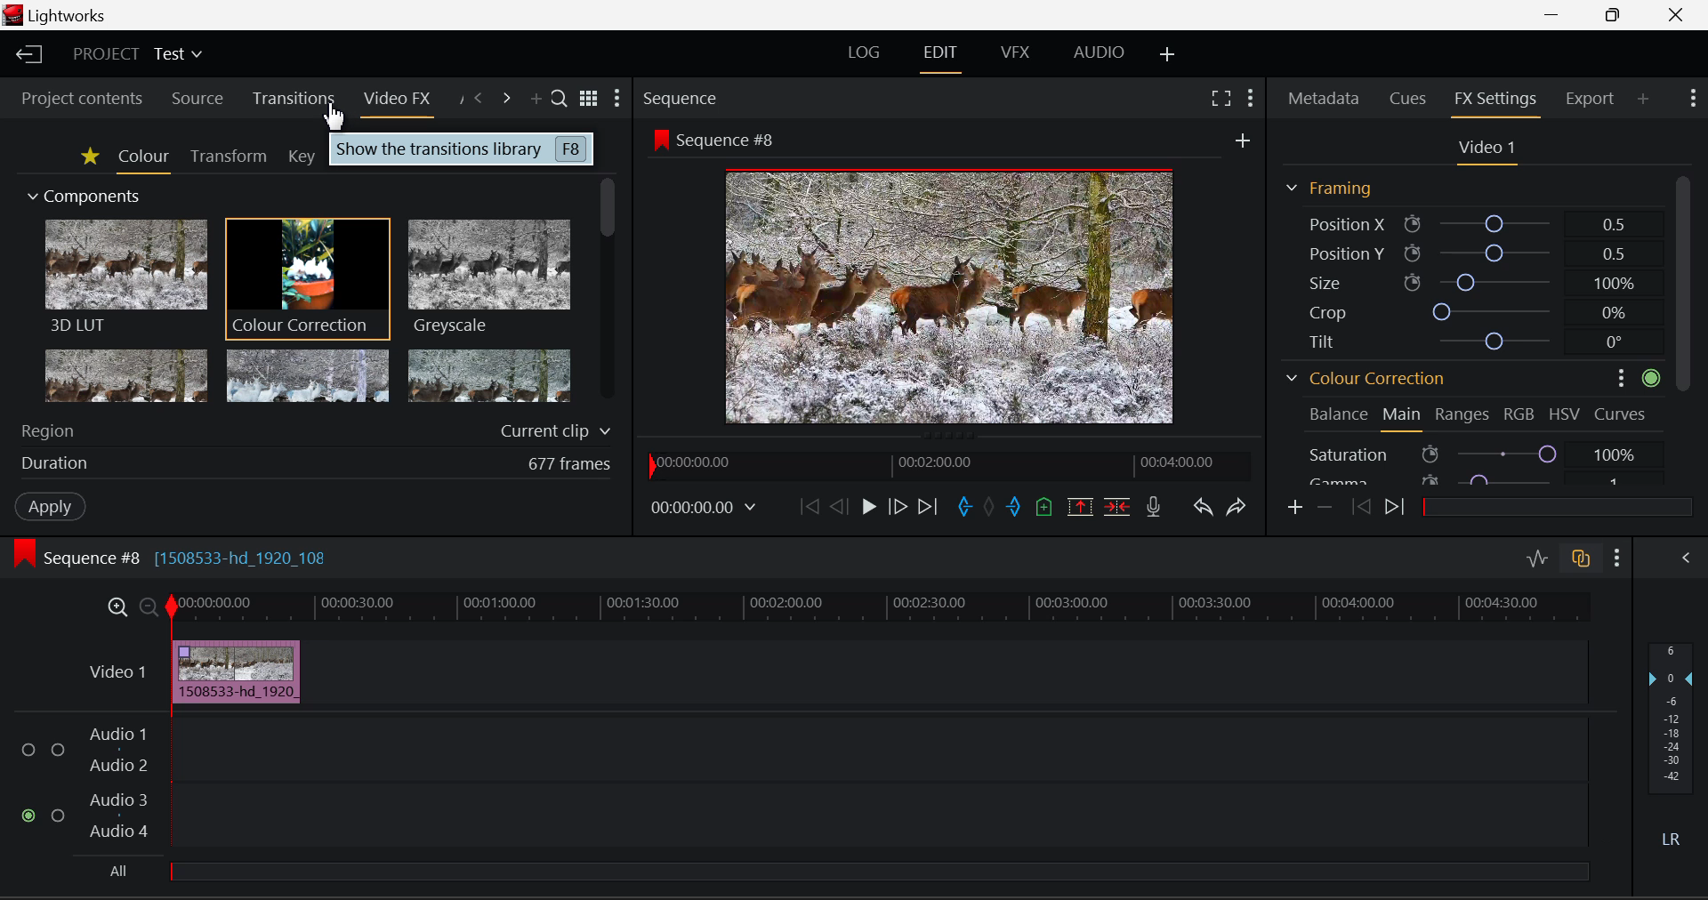 The width and height of the screenshot is (1708, 900). I want to click on All, so click(841, 876).